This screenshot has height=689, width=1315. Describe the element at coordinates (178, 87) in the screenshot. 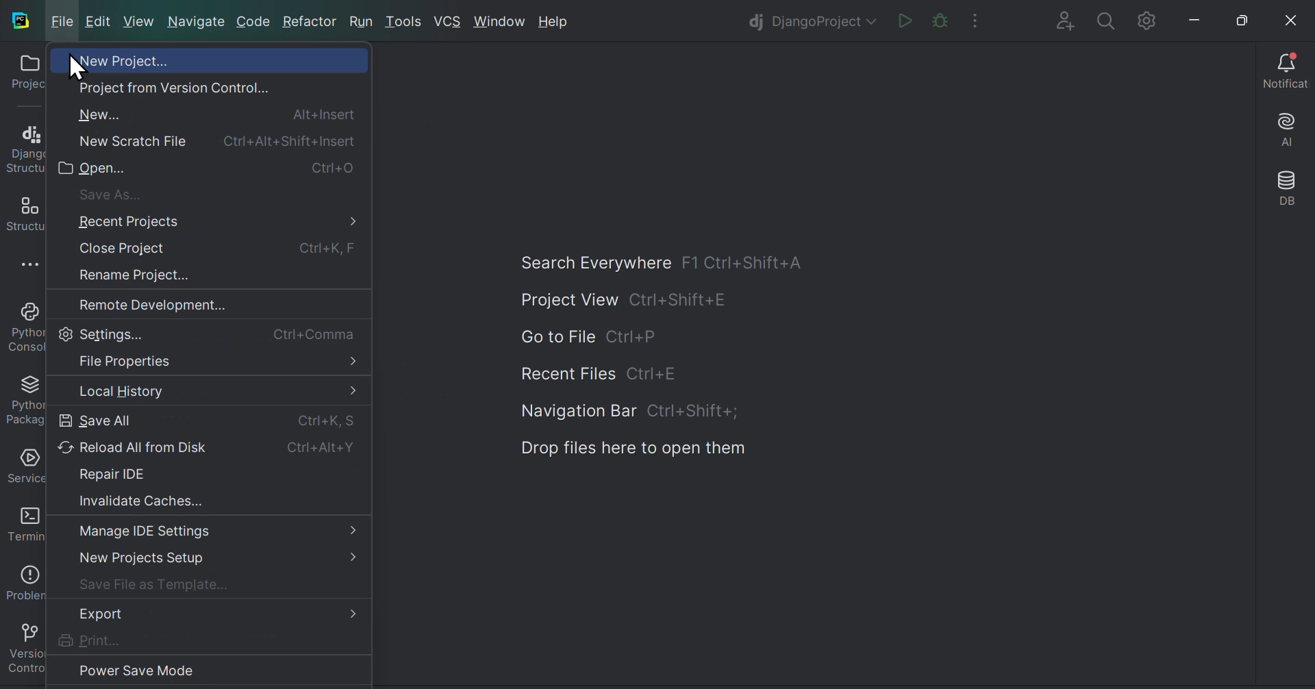

I see `Project from Version Control` at that location.